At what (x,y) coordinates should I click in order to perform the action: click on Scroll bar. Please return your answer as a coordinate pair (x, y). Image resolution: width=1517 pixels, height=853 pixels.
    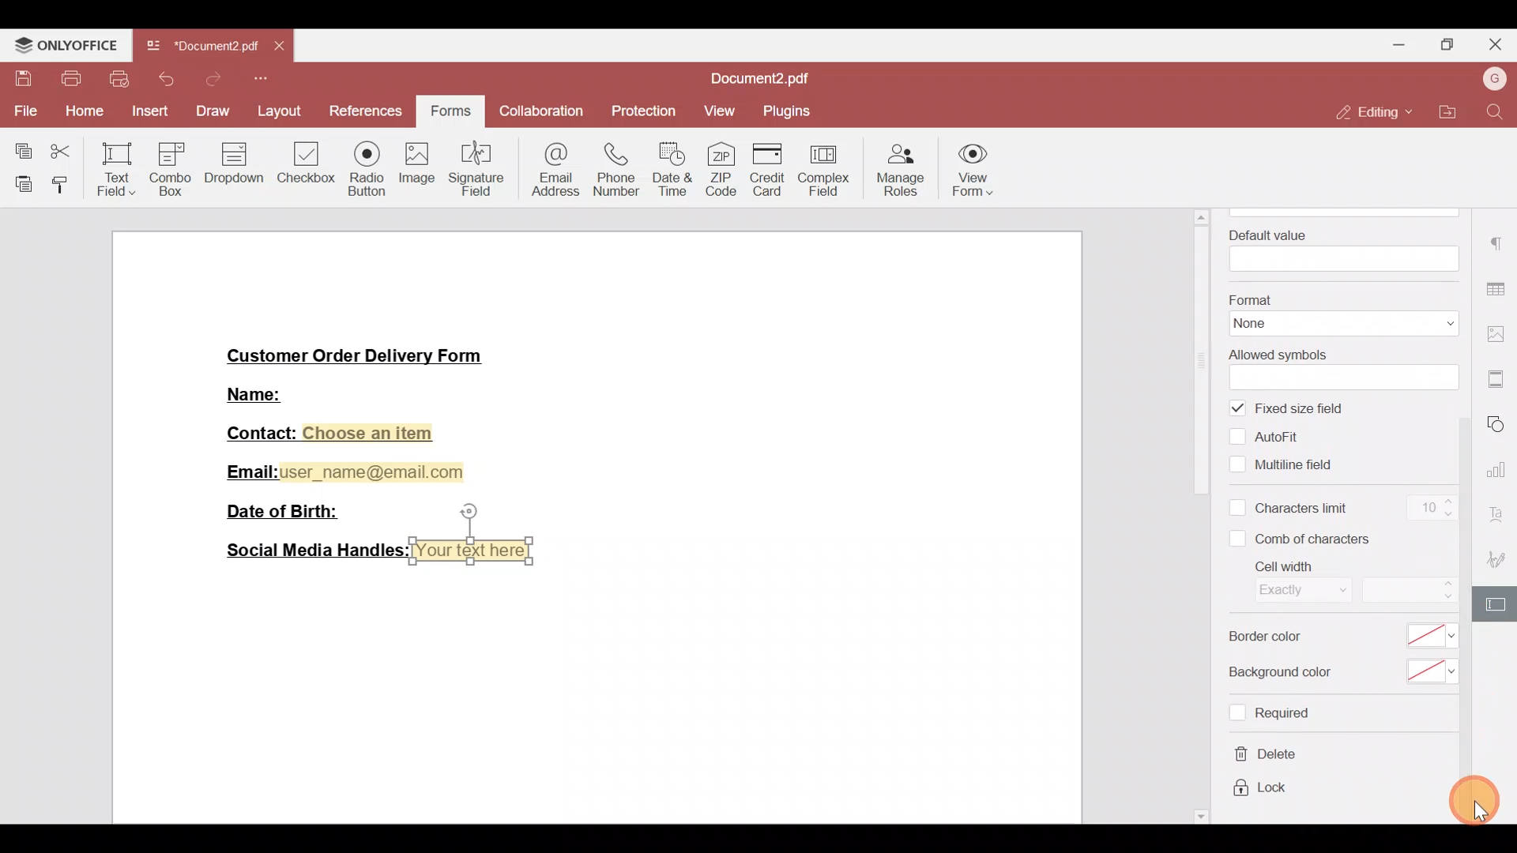
    Looking at the image, I should click on (1205, 515).